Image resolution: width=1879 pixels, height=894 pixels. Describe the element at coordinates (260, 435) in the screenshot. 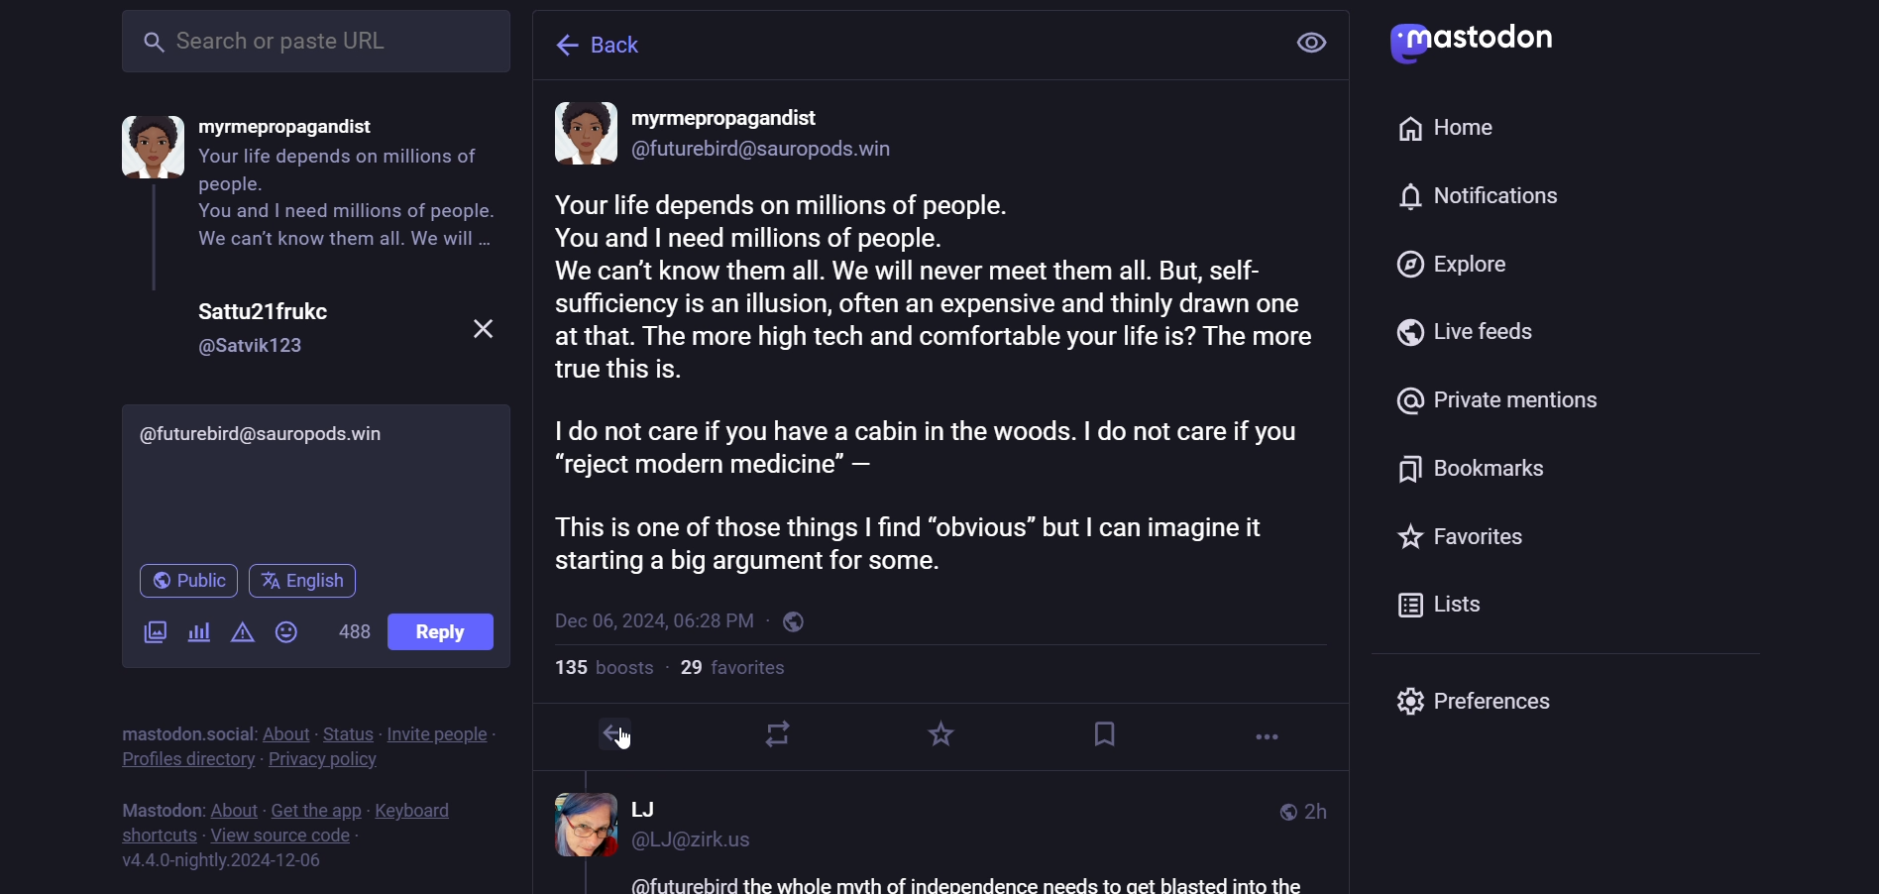

I see `id` at that location.